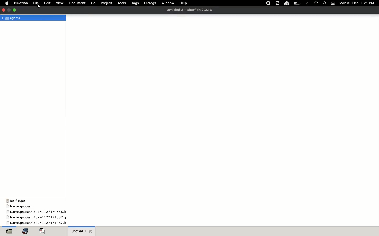 Image resolution: width=379 pixels, height=236 pixels. I want to click on search, so click(325, 3).